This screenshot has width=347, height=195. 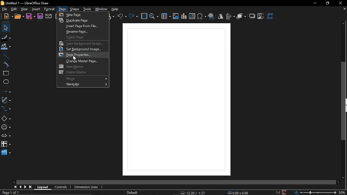 What do you see at coordinates (5, 9) in the screenshot?
I see `file` at bounding box center [5, 9].